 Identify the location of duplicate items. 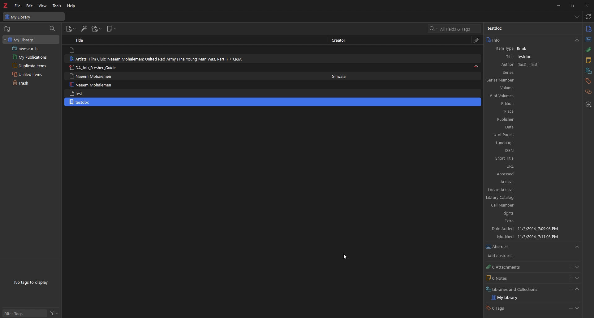
(28, 65).